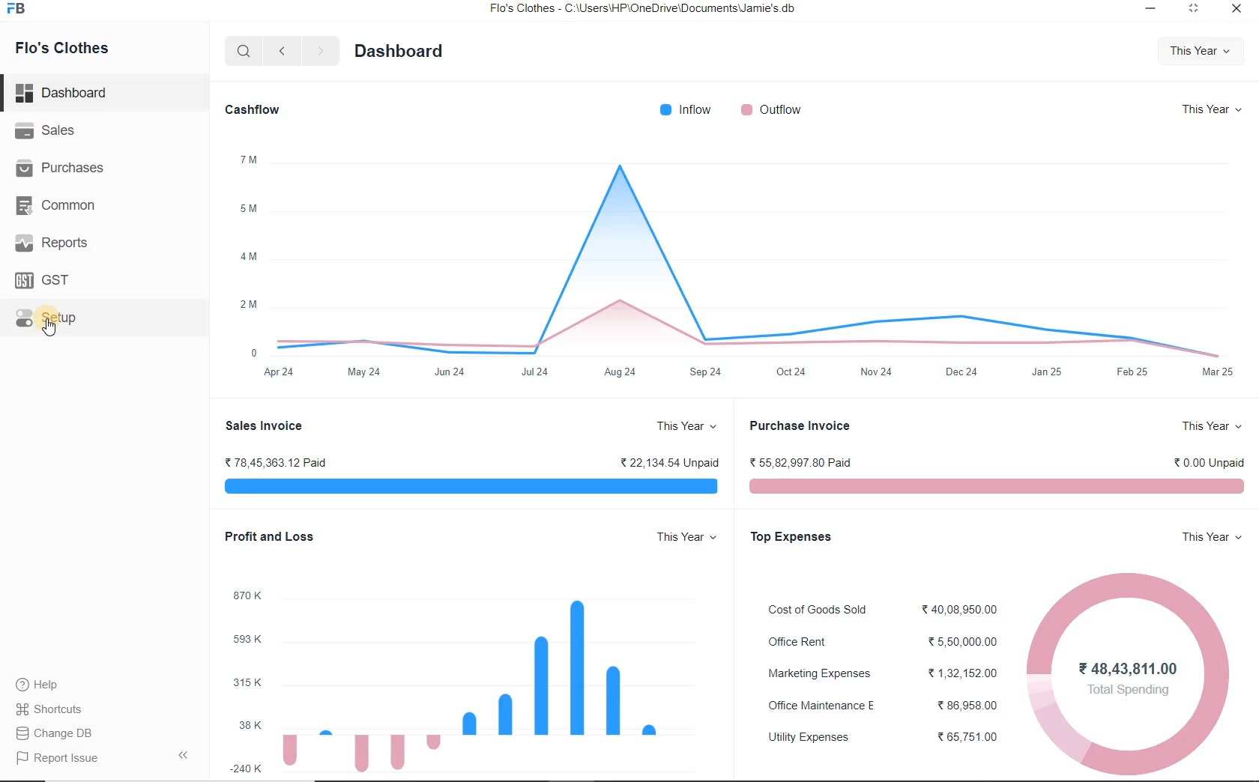 The image size is (1259, 782). I want to click on 5,50,000.00, so click(963, 640).